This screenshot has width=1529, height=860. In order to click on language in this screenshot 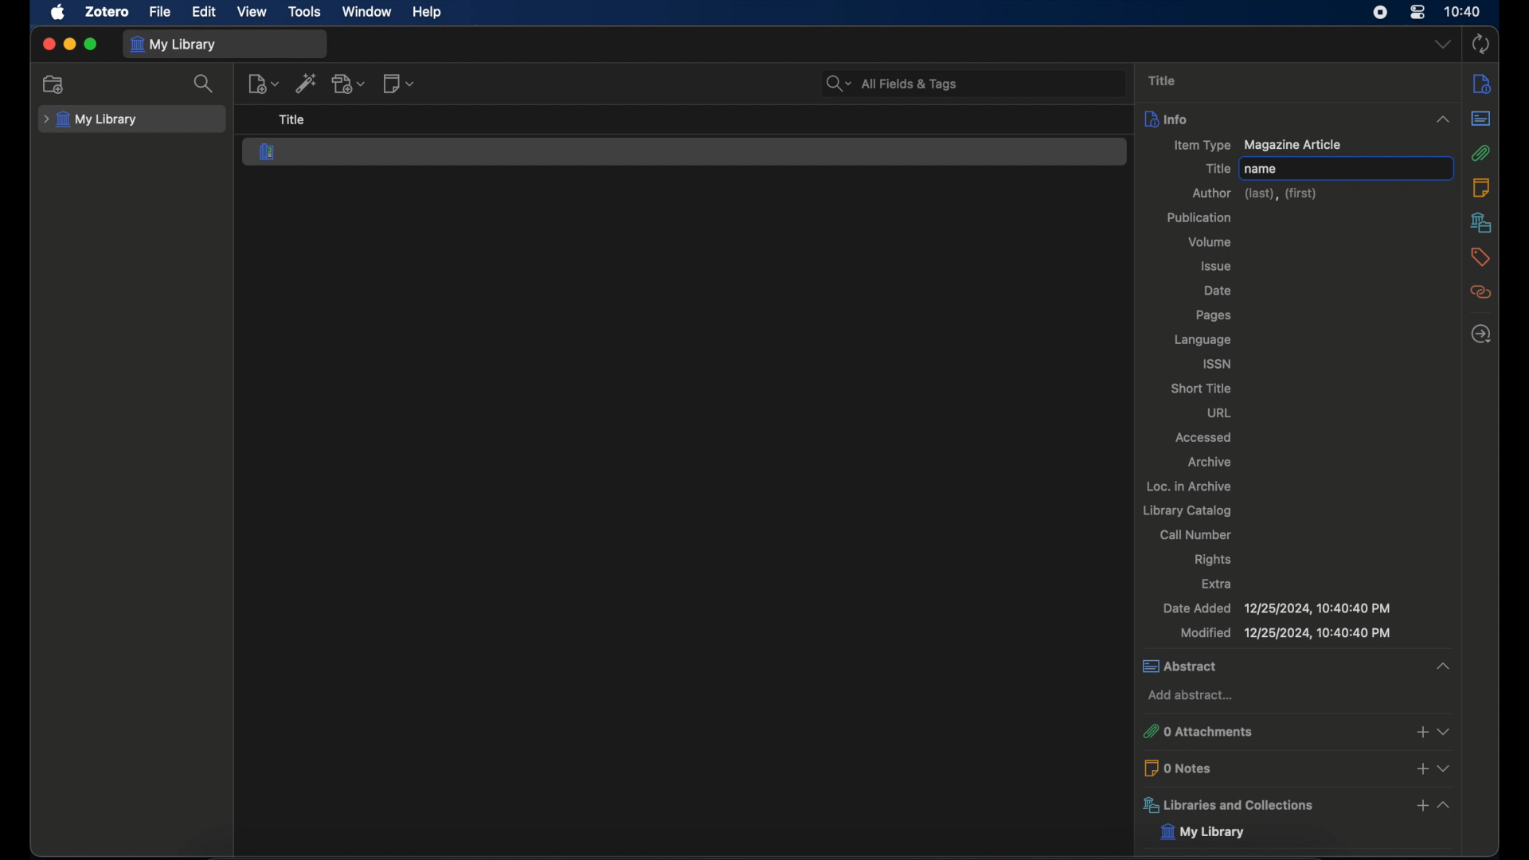, I will do `click(1202, 340)`.